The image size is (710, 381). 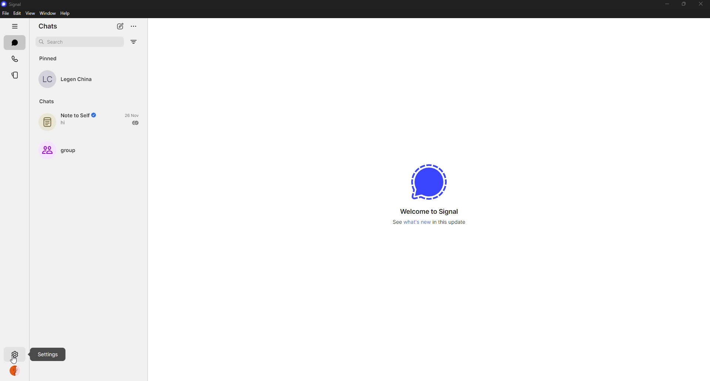 I want to click on calls, so click(x=14, y=58).